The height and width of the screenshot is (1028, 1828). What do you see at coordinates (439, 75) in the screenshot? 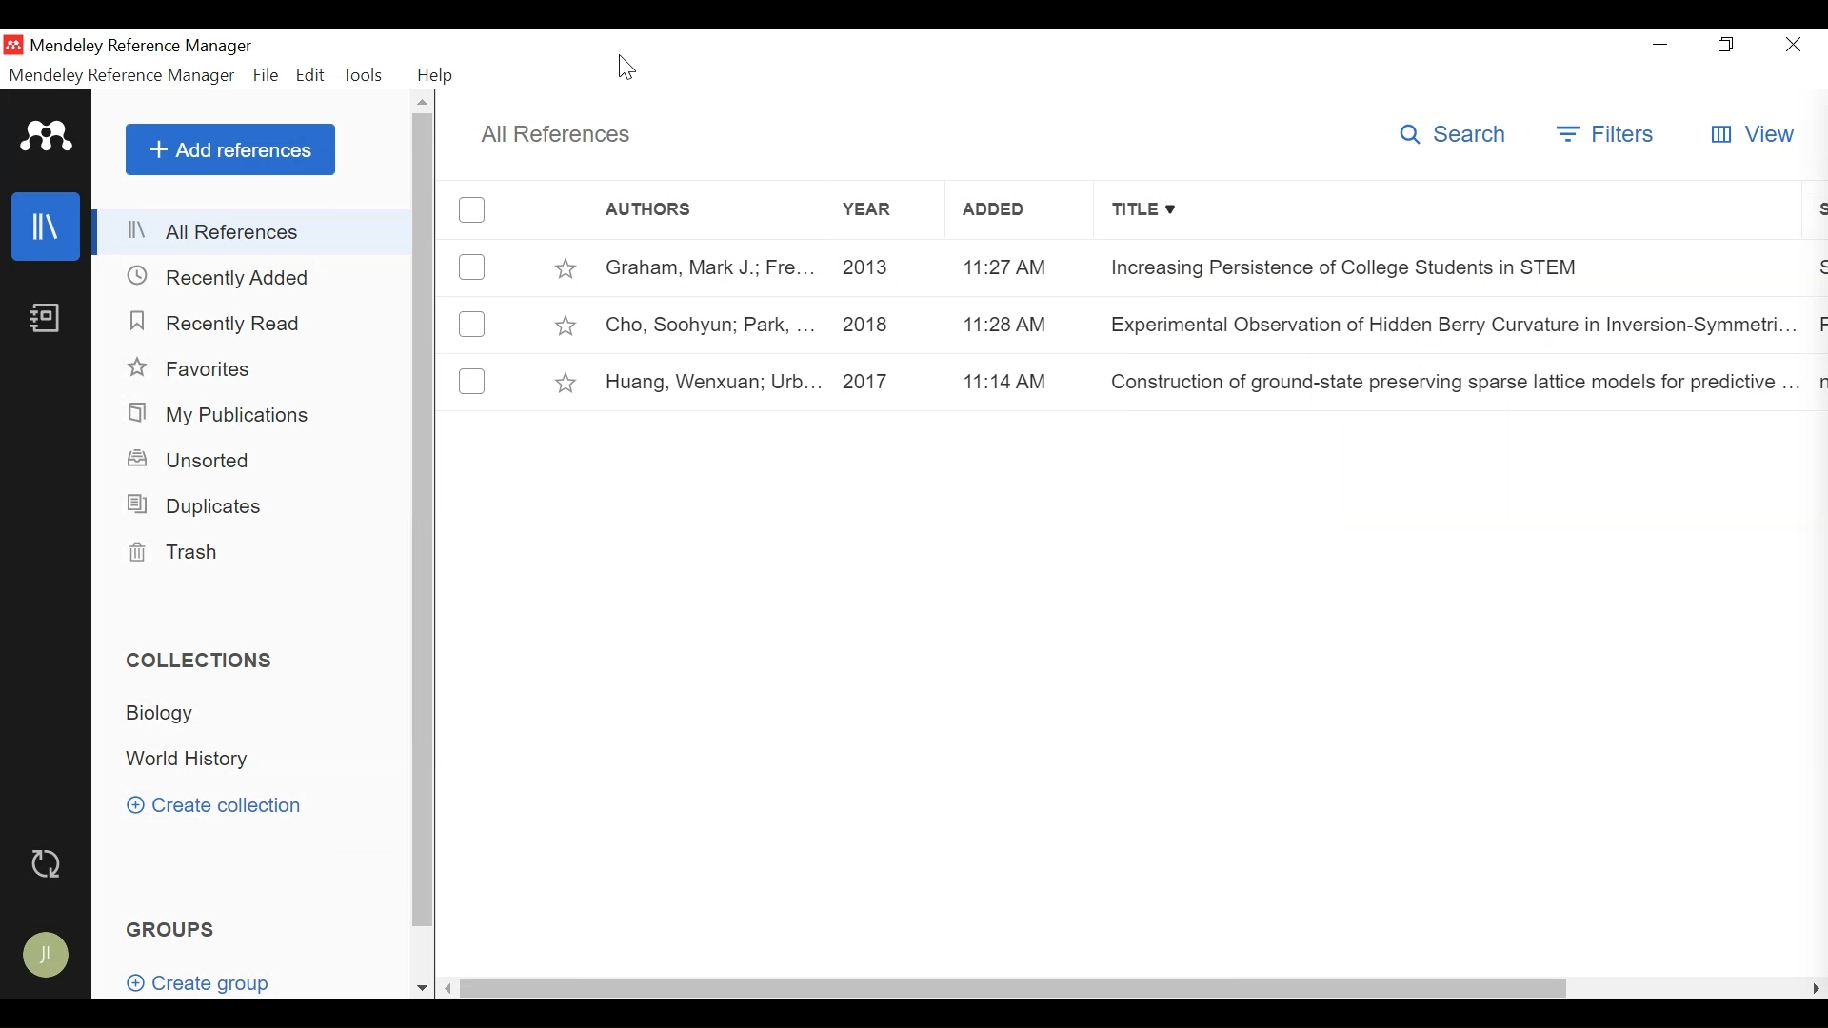
I see `Help` at bounding box center [439, 75].